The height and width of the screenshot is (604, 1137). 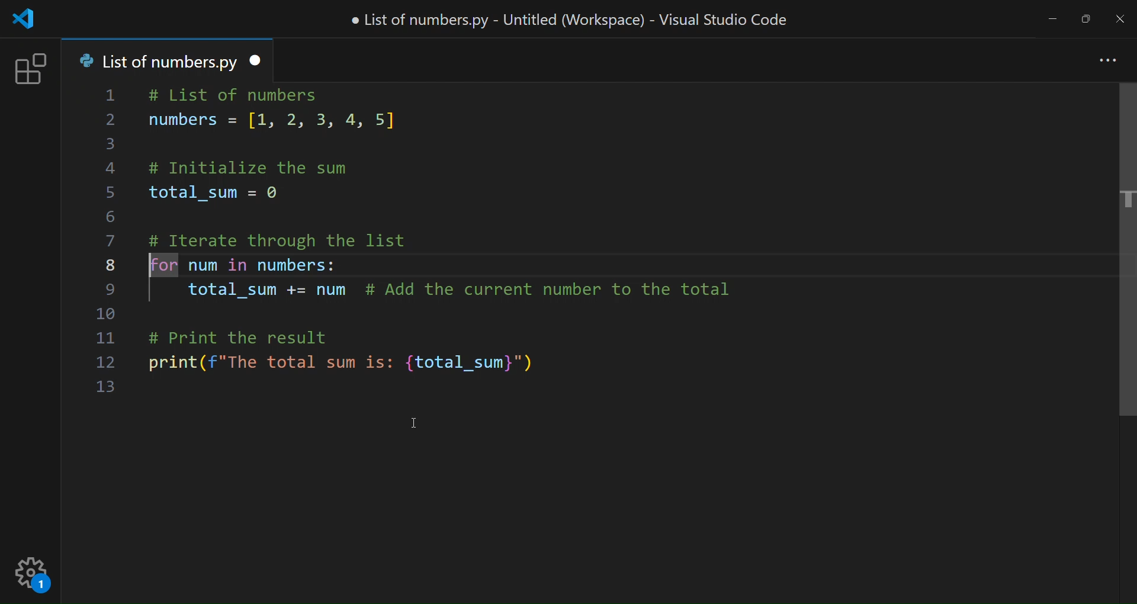 I want to click on minimize, so click(x=1054, y=18).